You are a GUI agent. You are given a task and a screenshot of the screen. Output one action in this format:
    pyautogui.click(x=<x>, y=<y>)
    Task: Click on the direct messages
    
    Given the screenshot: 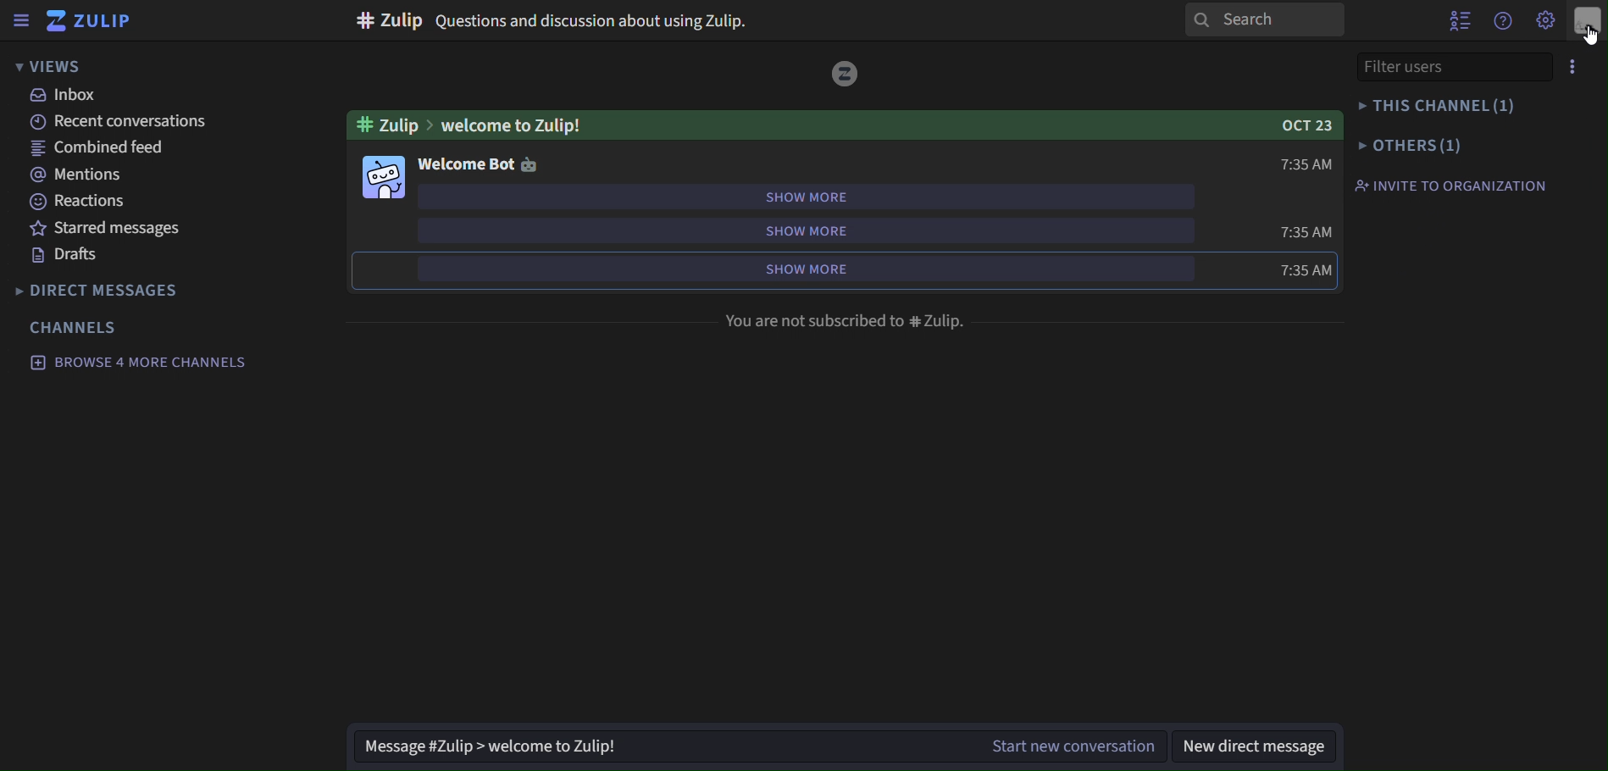 What is the action you would take?
    pyautogui.click(x=101, y=293)
    